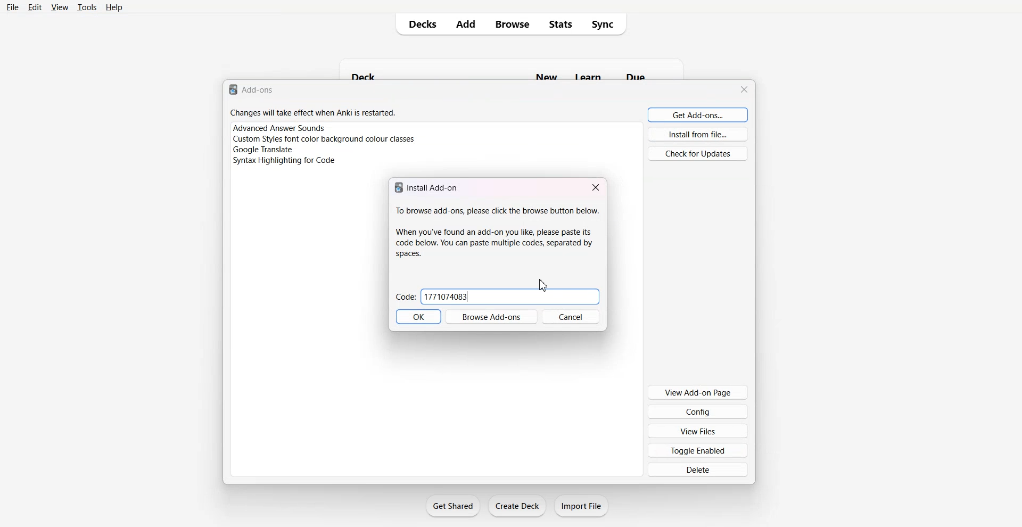  Describe the element at coordinates (563, 24) in the screenshot. I see `Stats` at that location.